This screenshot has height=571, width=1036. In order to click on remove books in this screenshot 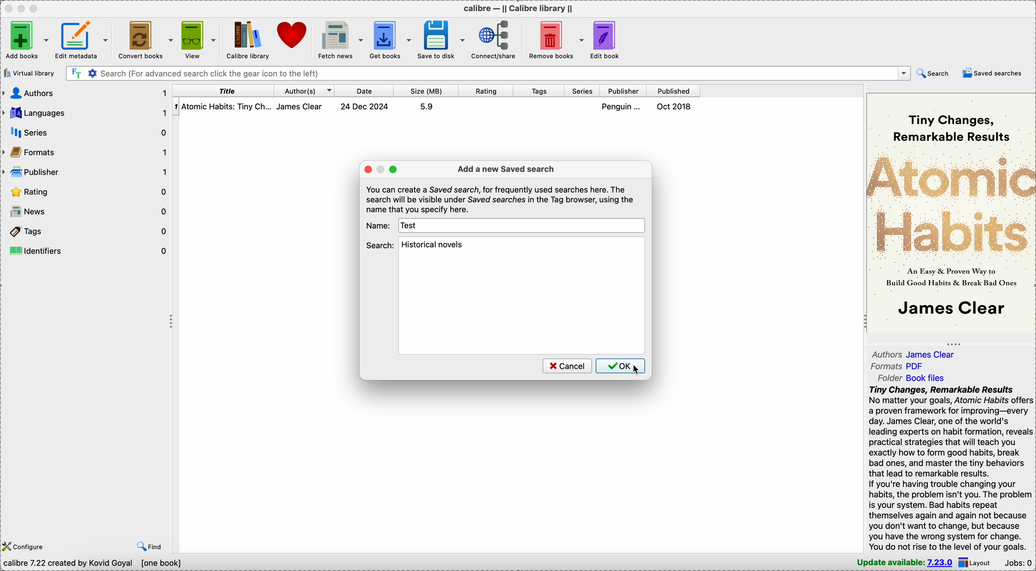, I will do `click(557, 39)`.